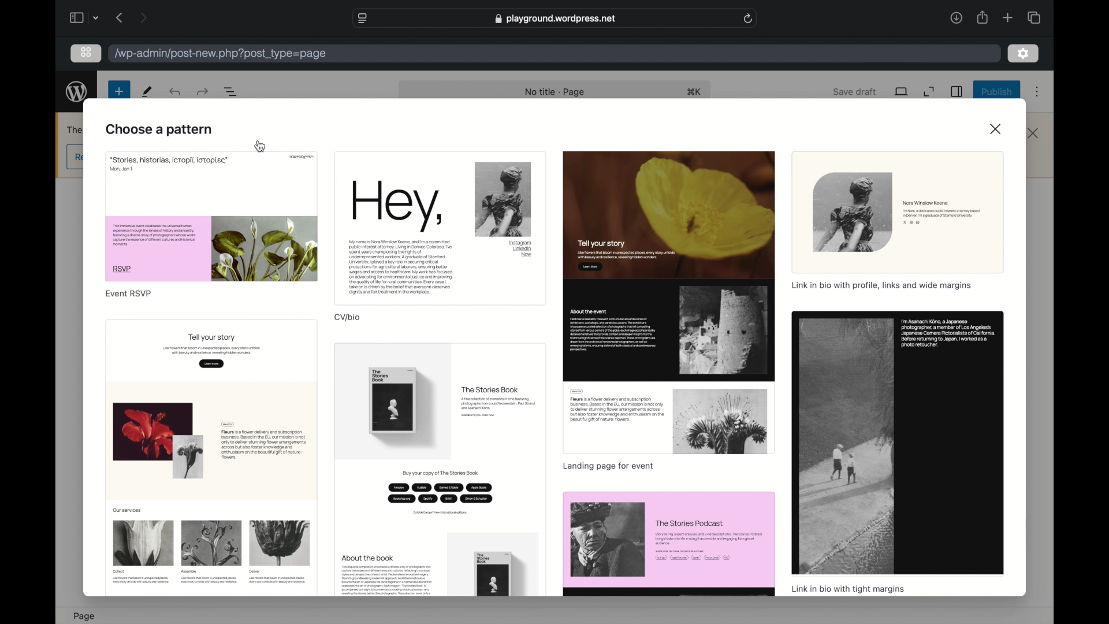 The width and height of the screenshot is (1109, 624). I want to click on preview, so click(441, 471).